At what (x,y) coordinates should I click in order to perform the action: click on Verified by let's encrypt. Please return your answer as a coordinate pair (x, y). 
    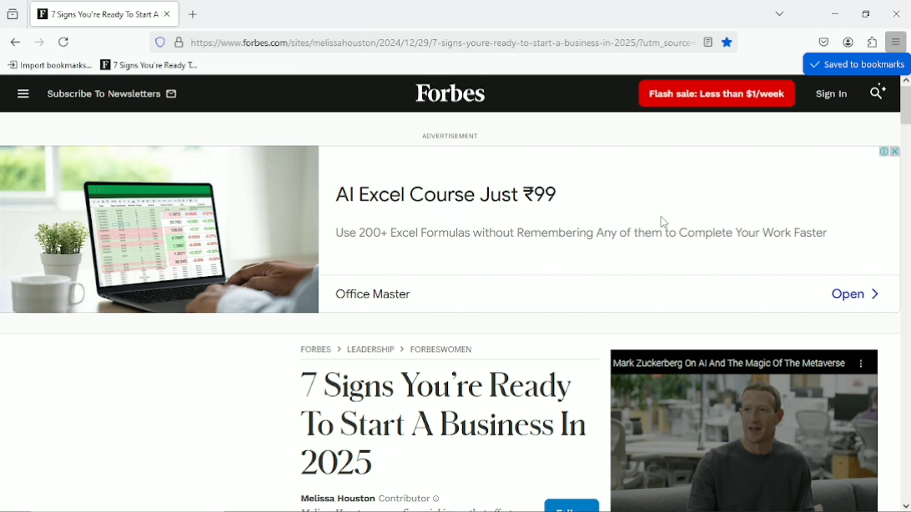
    Looking at the image, I should click on (179, 43).